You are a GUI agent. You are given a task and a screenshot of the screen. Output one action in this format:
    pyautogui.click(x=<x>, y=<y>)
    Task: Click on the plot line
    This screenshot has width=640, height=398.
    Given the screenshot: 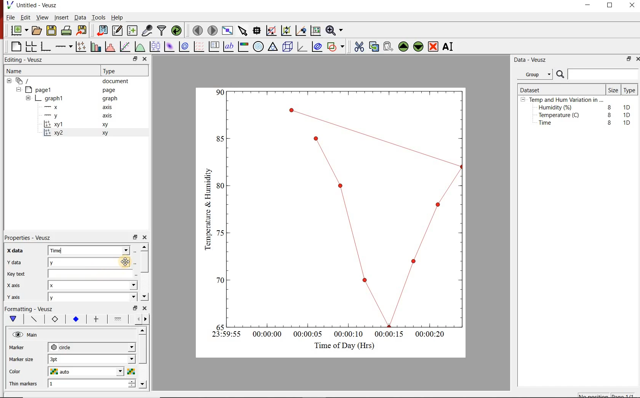 What is the action you would take?
    pyautogui.click(x=34, y=319)
    